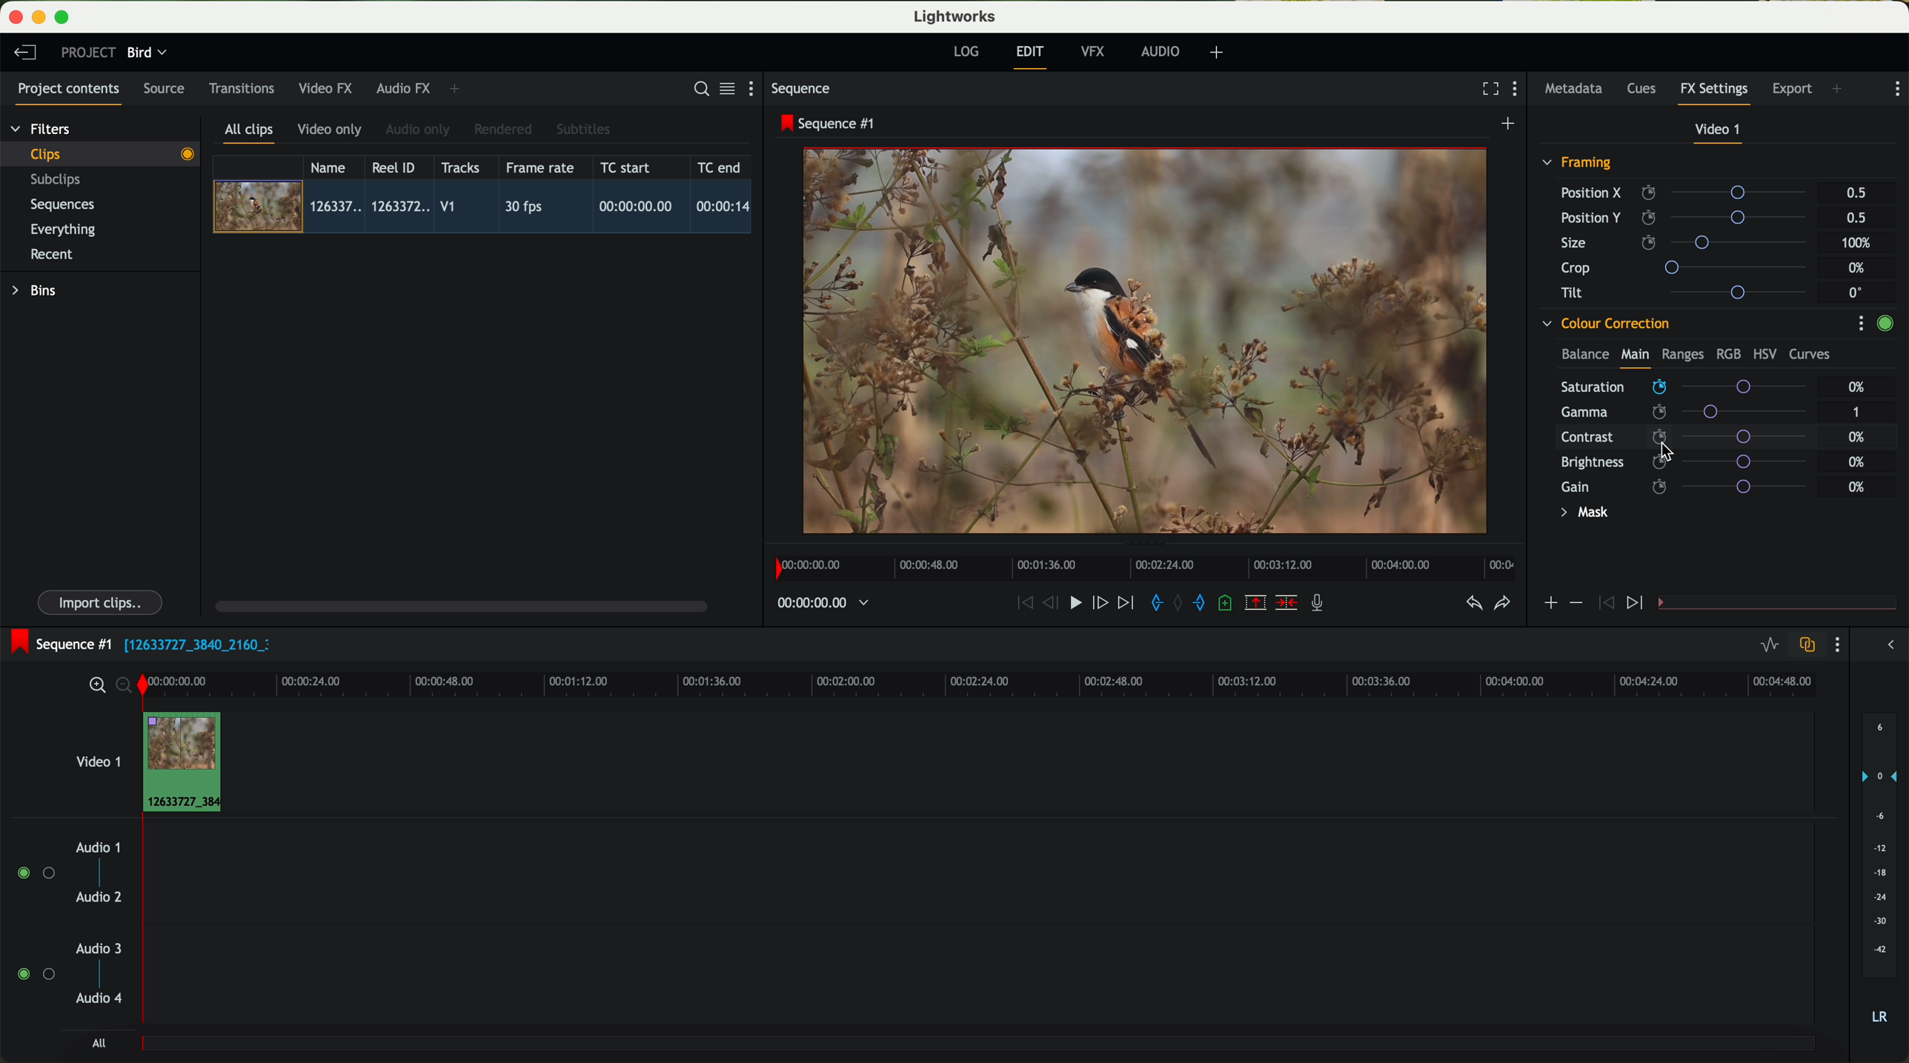 The image size is (1909, 1063). I want to click on rewind, so click(1023, 604).